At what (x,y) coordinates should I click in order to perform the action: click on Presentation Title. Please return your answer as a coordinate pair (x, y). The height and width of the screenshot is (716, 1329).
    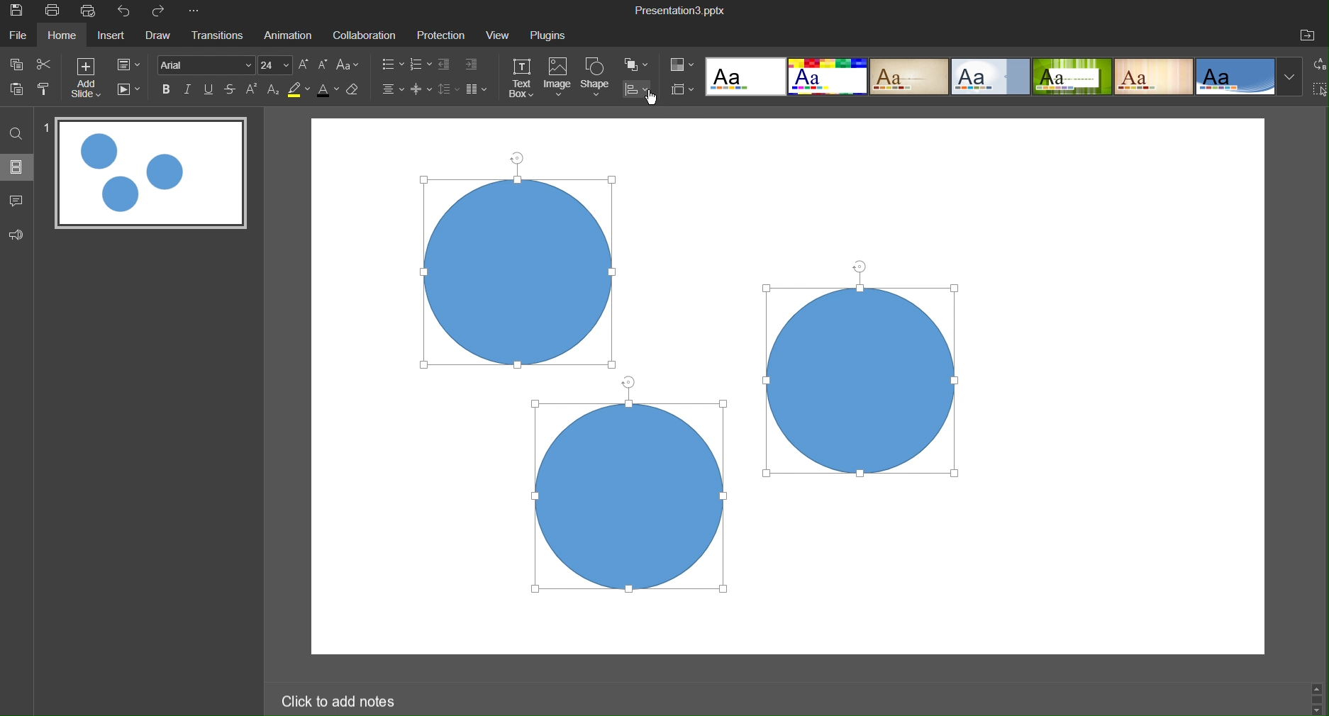
    Looking at the image, I should click on (680, 11).